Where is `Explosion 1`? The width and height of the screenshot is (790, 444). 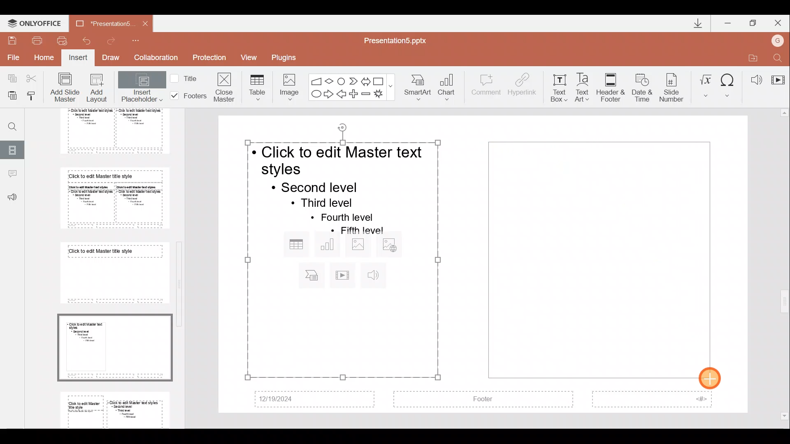
Explosion 1 is located at coordinates (382, 95).